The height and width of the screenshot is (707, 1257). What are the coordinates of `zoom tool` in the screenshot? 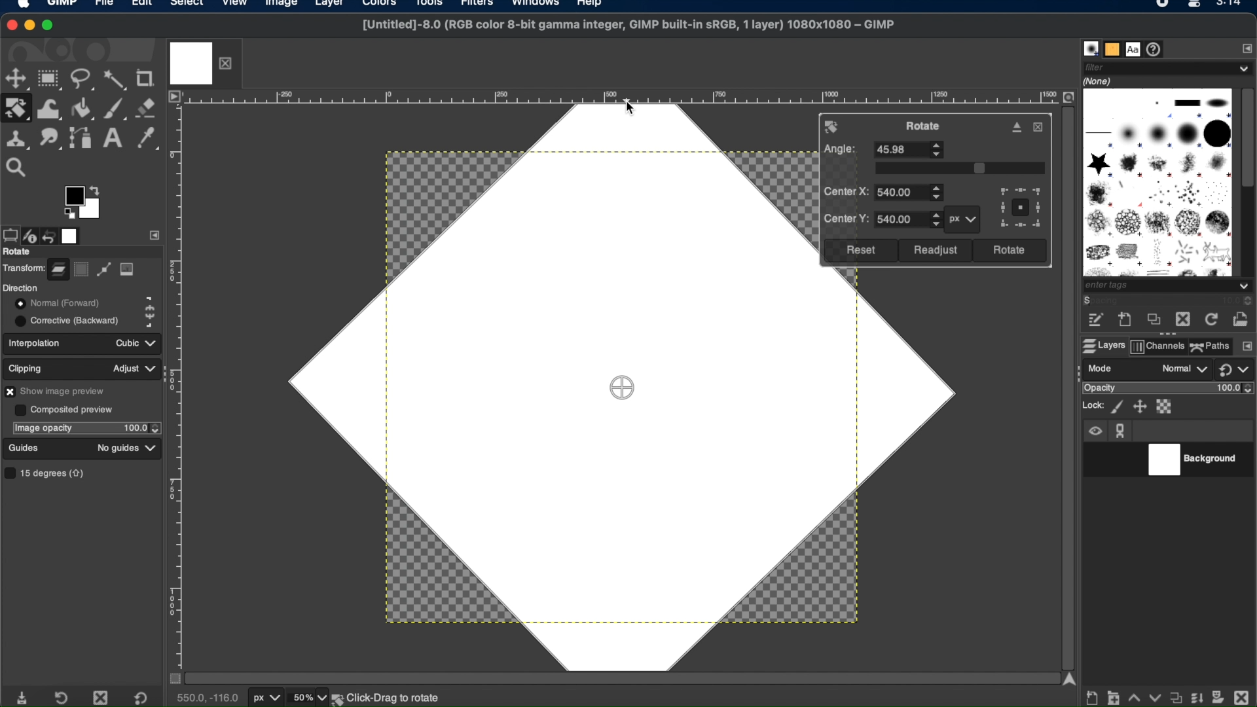 It's located at (21, 166).